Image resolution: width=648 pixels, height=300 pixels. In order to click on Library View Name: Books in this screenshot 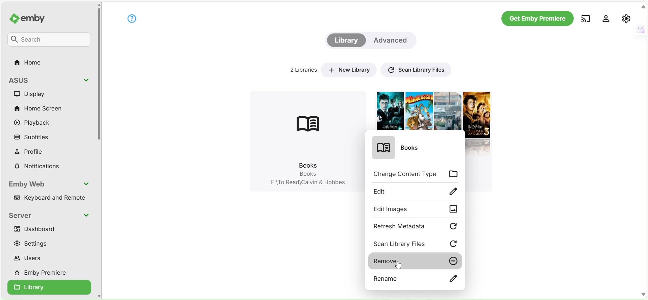, I will do `click(402, 149)`.